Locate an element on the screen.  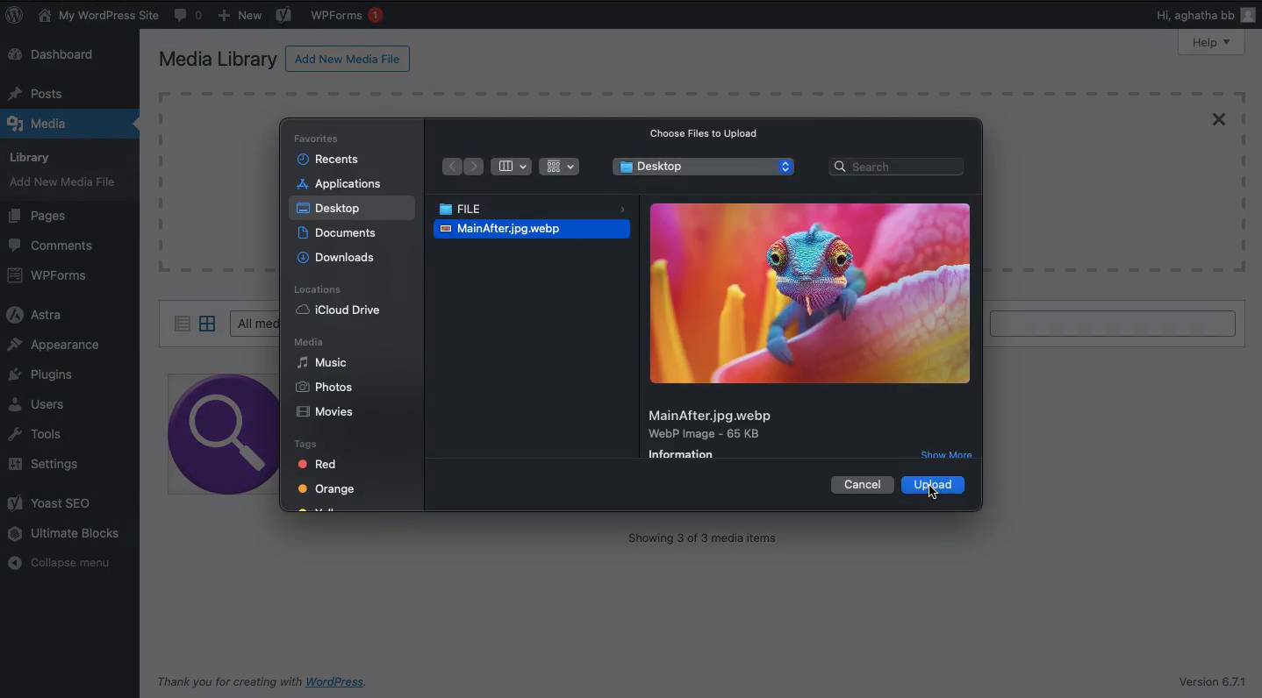
Upload is located at coordinates (935, 484).